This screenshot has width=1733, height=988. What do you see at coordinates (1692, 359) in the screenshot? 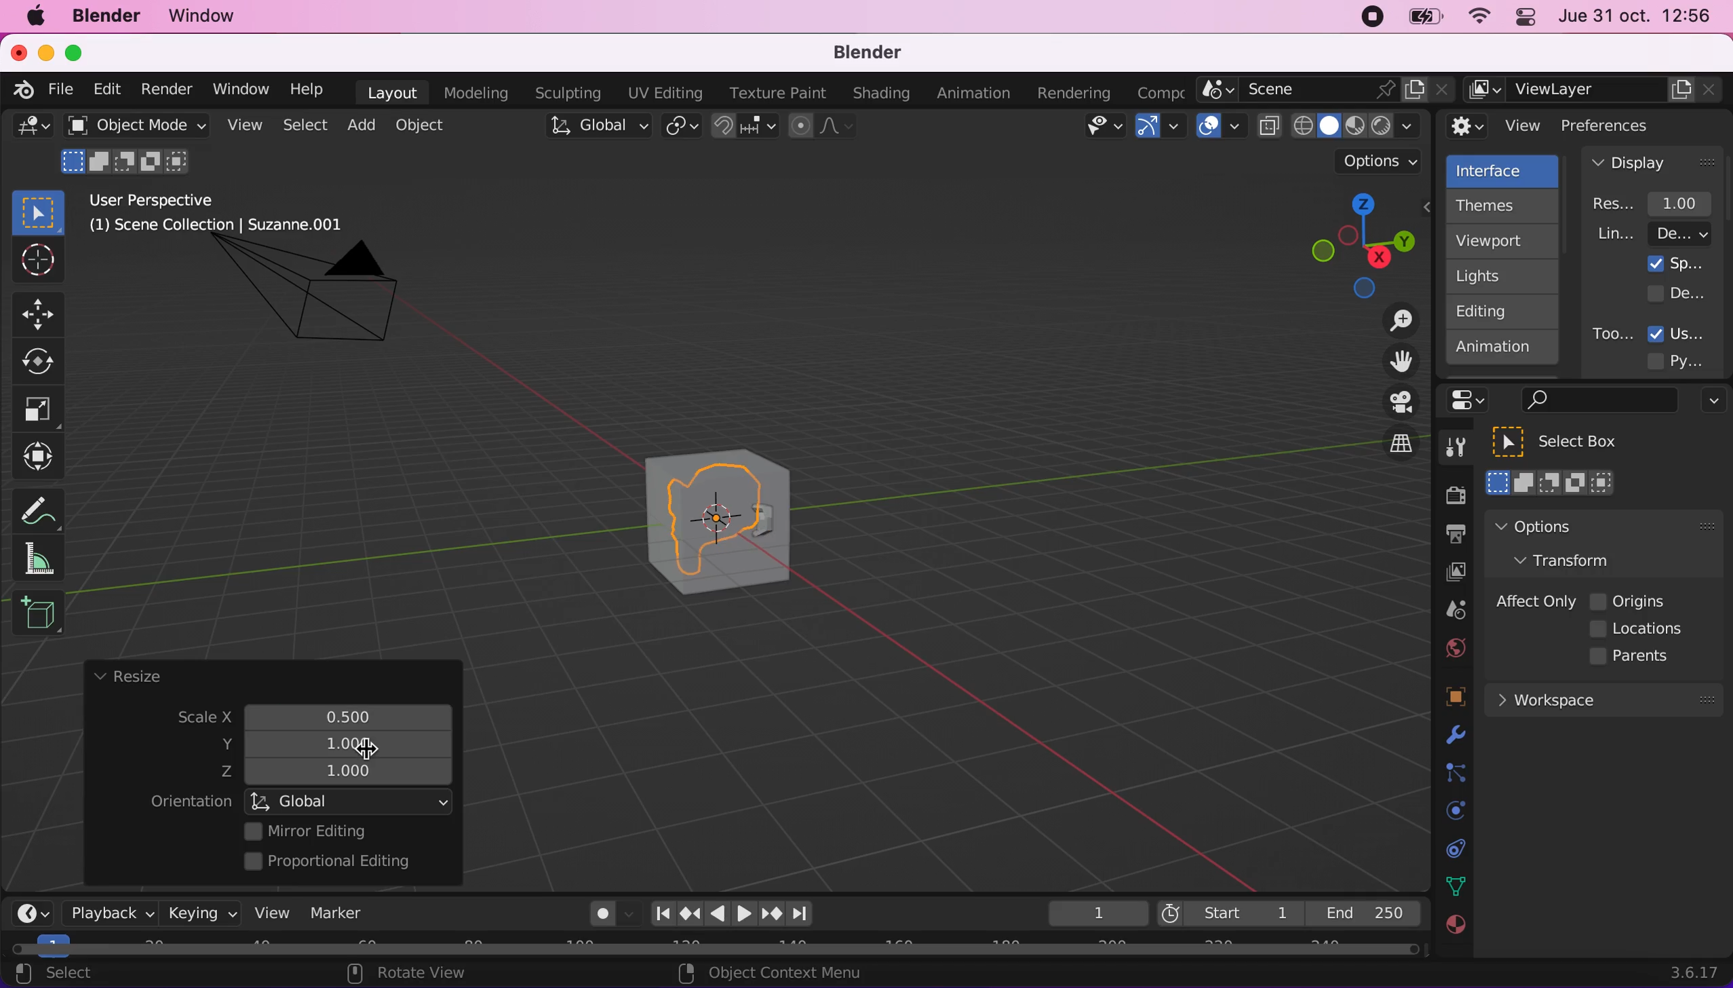
I see `python tooltips` at bounding box center [1692, 359].